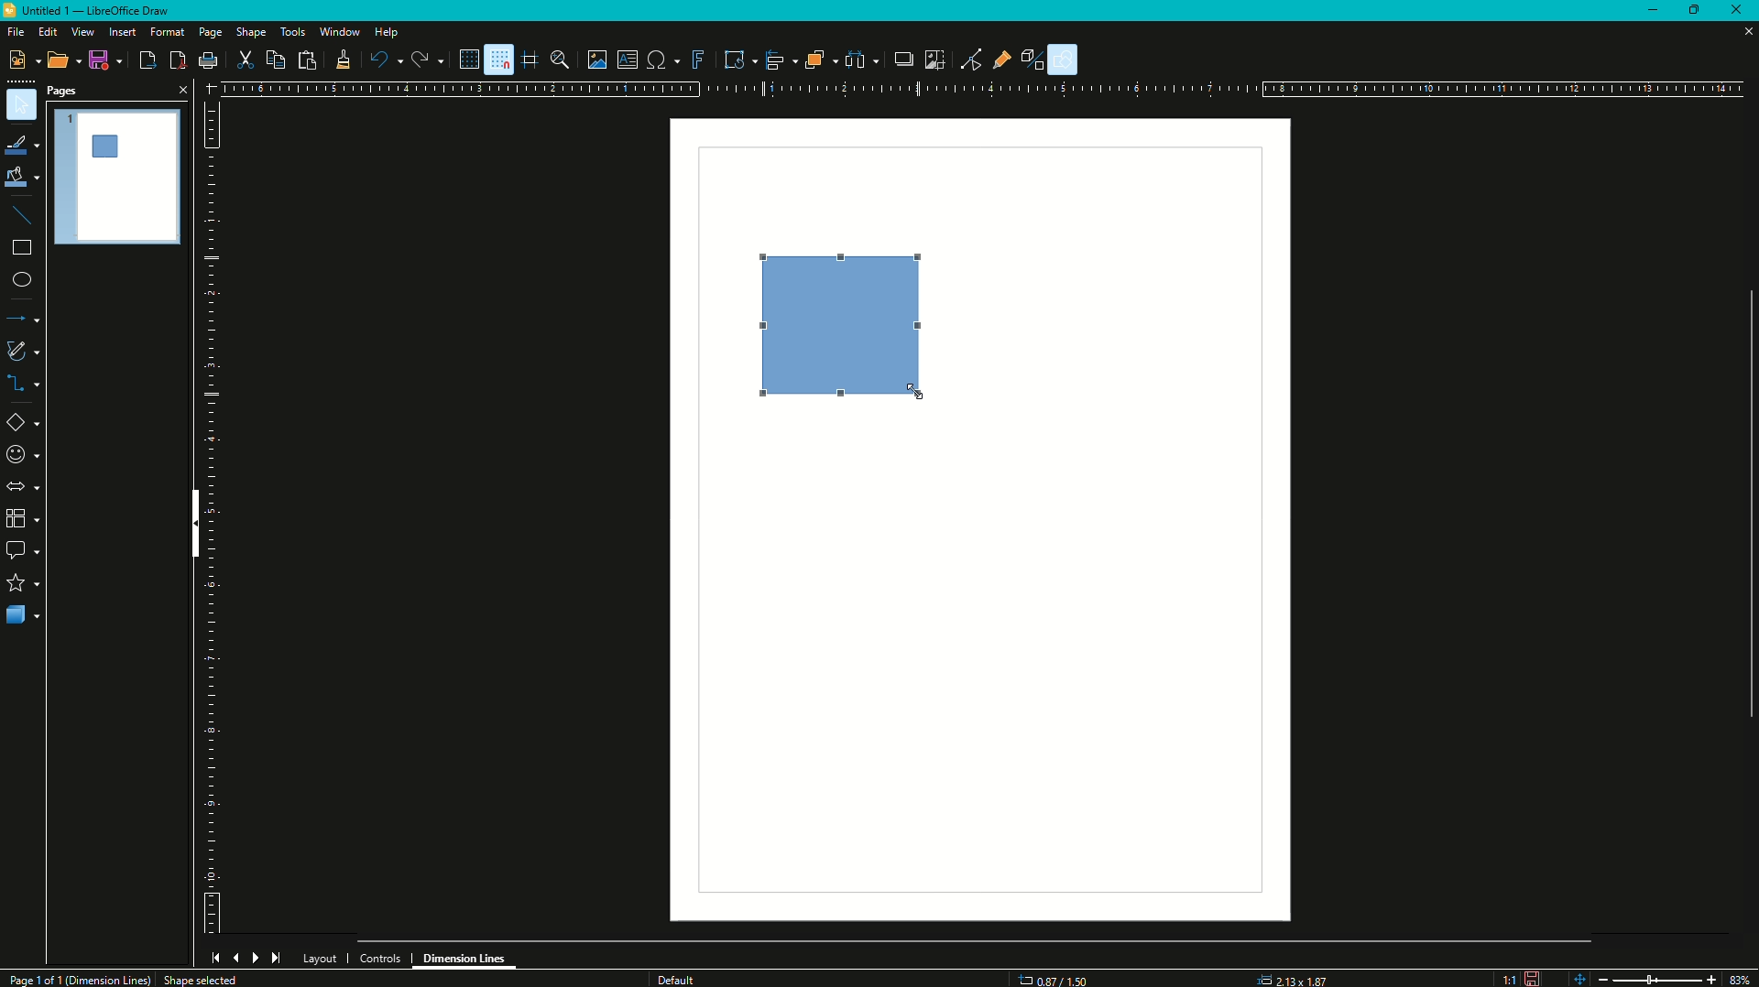 The width and height of the screenshot is (1759, 987). Describe the element at coordinates (385, 60) in the screenshot. I see `Undo` at that location.